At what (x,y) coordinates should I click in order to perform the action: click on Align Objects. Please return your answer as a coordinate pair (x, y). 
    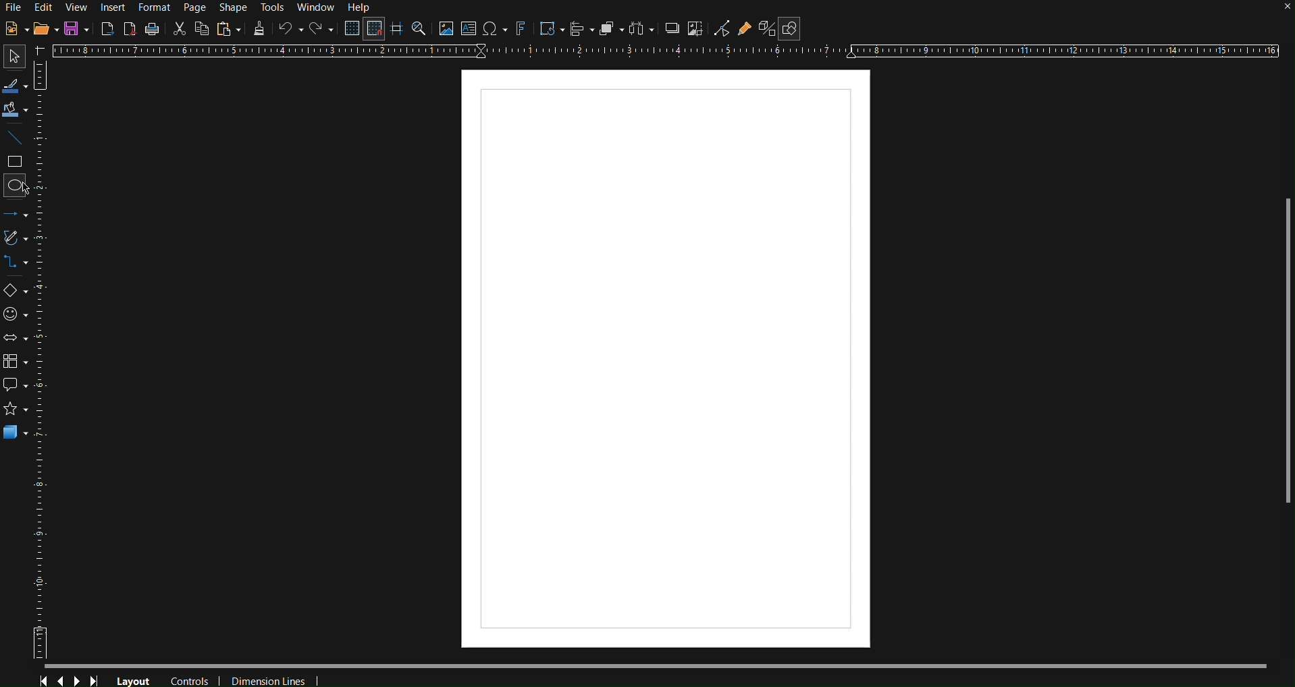
    Looking at the image, I should click on (581, 30).